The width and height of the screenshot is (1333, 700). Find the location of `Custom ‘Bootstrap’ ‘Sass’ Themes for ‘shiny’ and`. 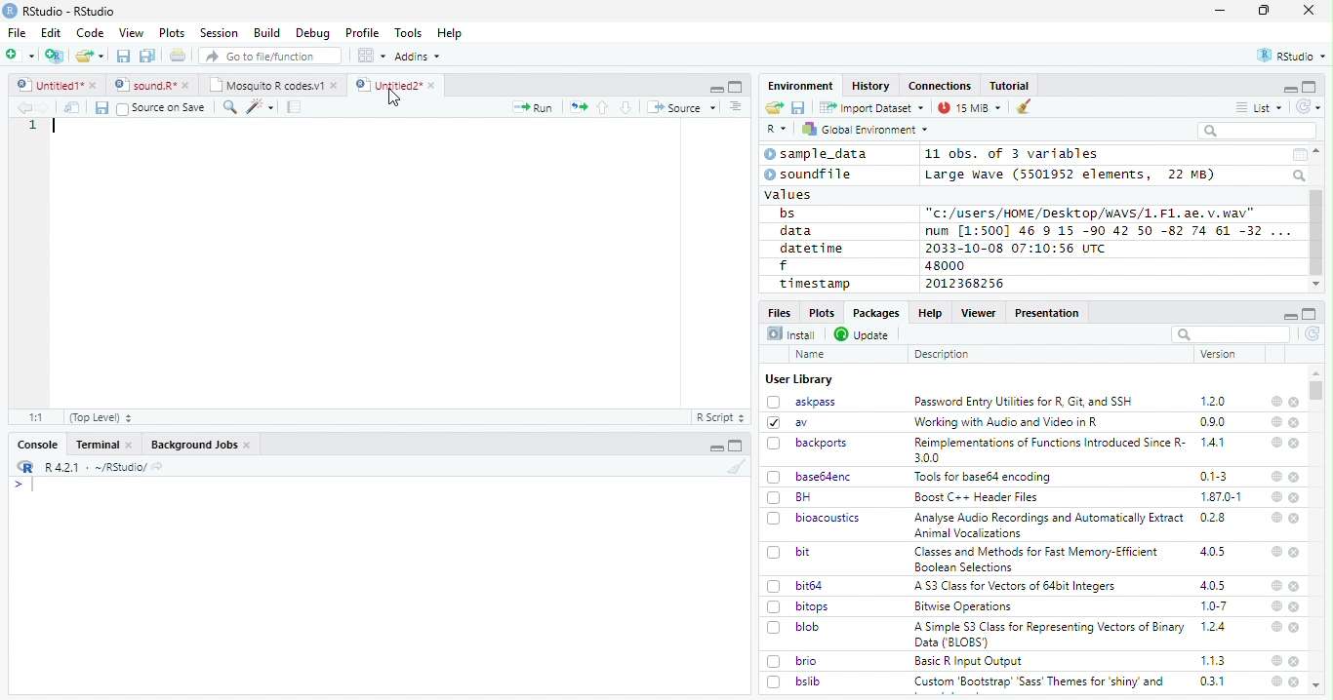

Custom ‘Bootstrap’ ‘Sass’ Themes for ‘shiny’ and is located at coordinates (1039, 684).